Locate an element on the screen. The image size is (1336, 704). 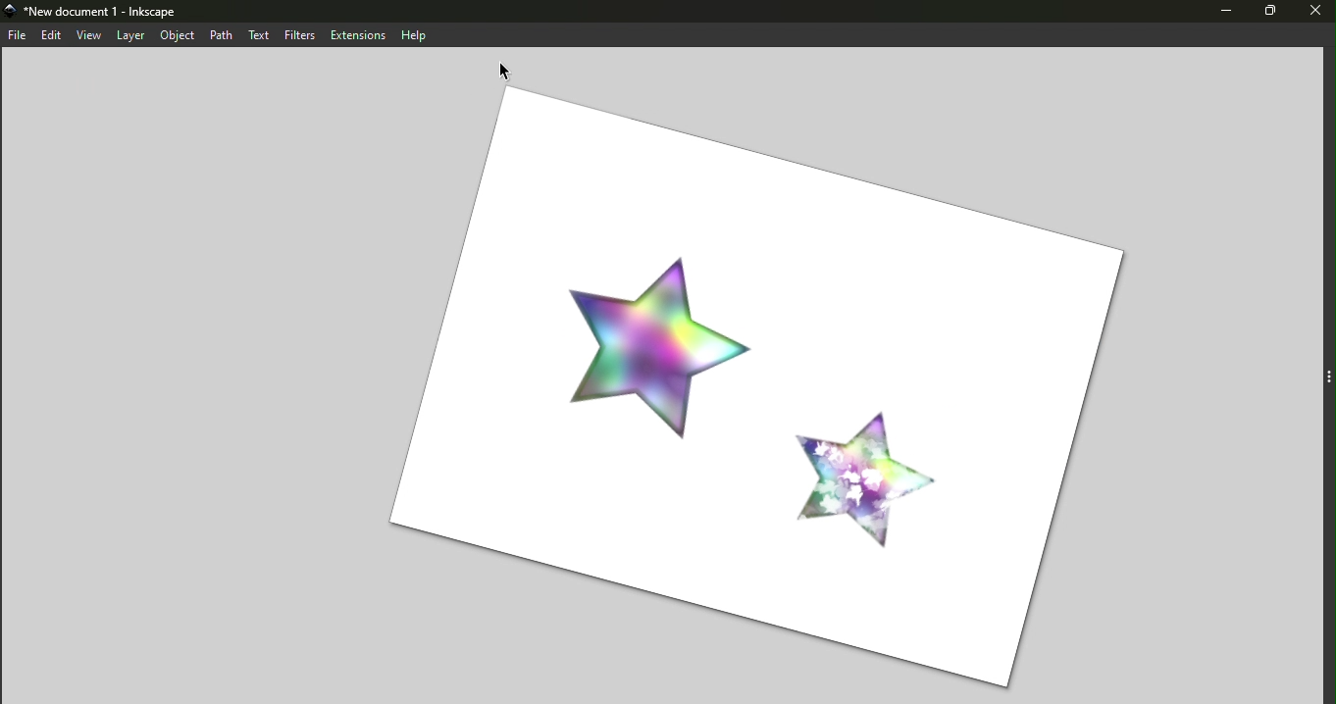
Close is located at coordinates (1313, 13).